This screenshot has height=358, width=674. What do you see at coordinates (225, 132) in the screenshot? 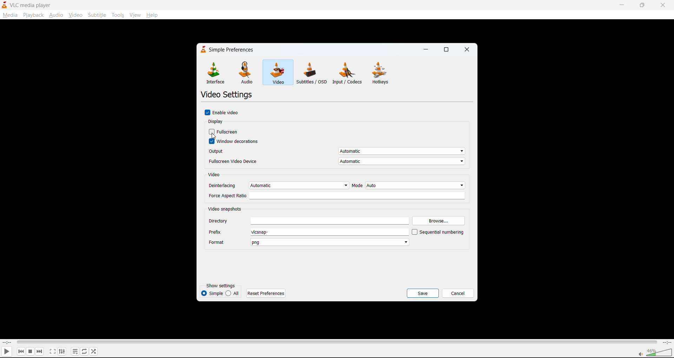
I see `fullscreen` at bounding box center [225, 132].